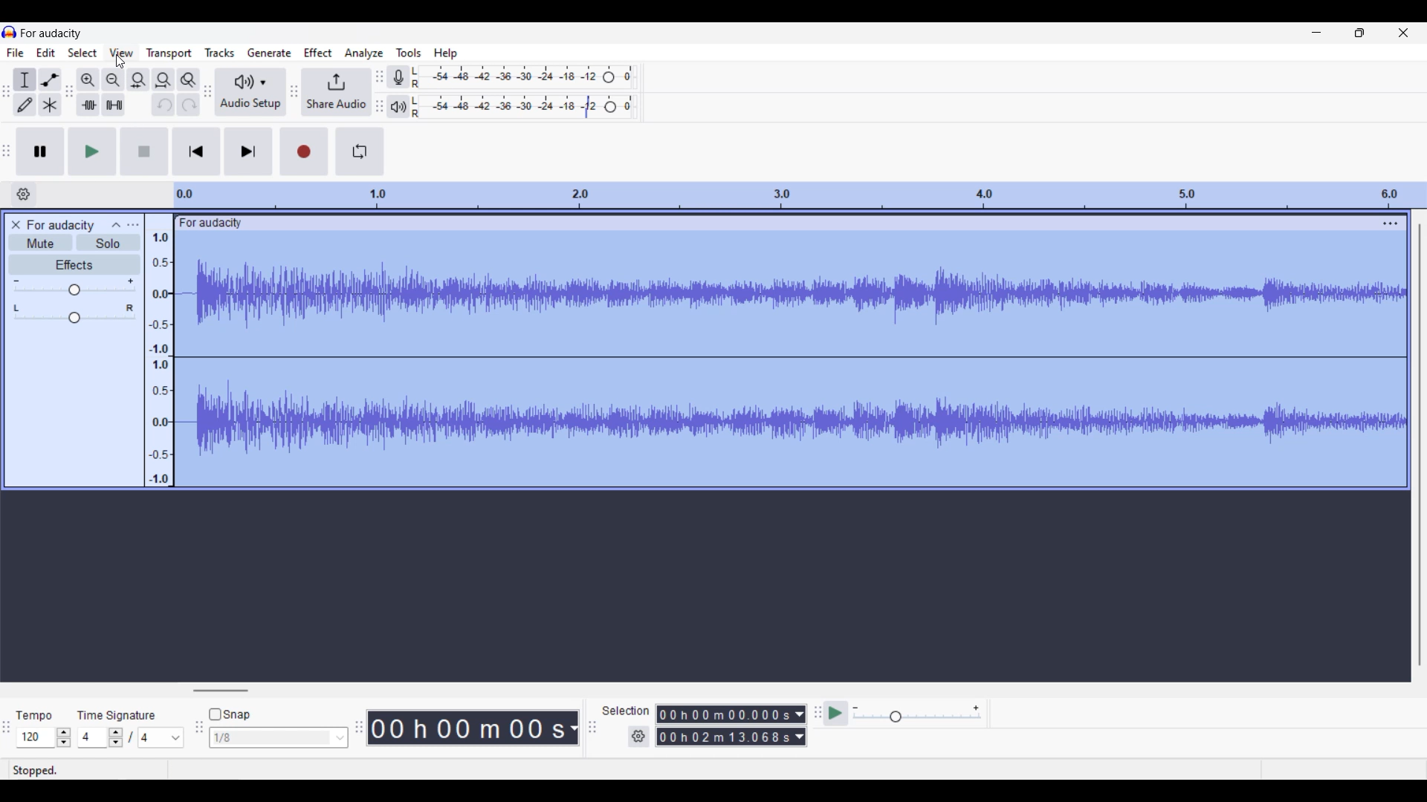 The height and width of the screenshot is (802, 1427). Describe the element at coordinates (467, 728) in the screenshot. I see `Current duration of track` at that location.